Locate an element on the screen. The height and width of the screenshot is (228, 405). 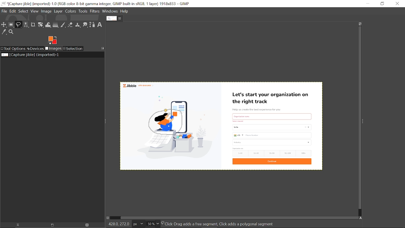
Cursor here is located at coordinates (165, 111).